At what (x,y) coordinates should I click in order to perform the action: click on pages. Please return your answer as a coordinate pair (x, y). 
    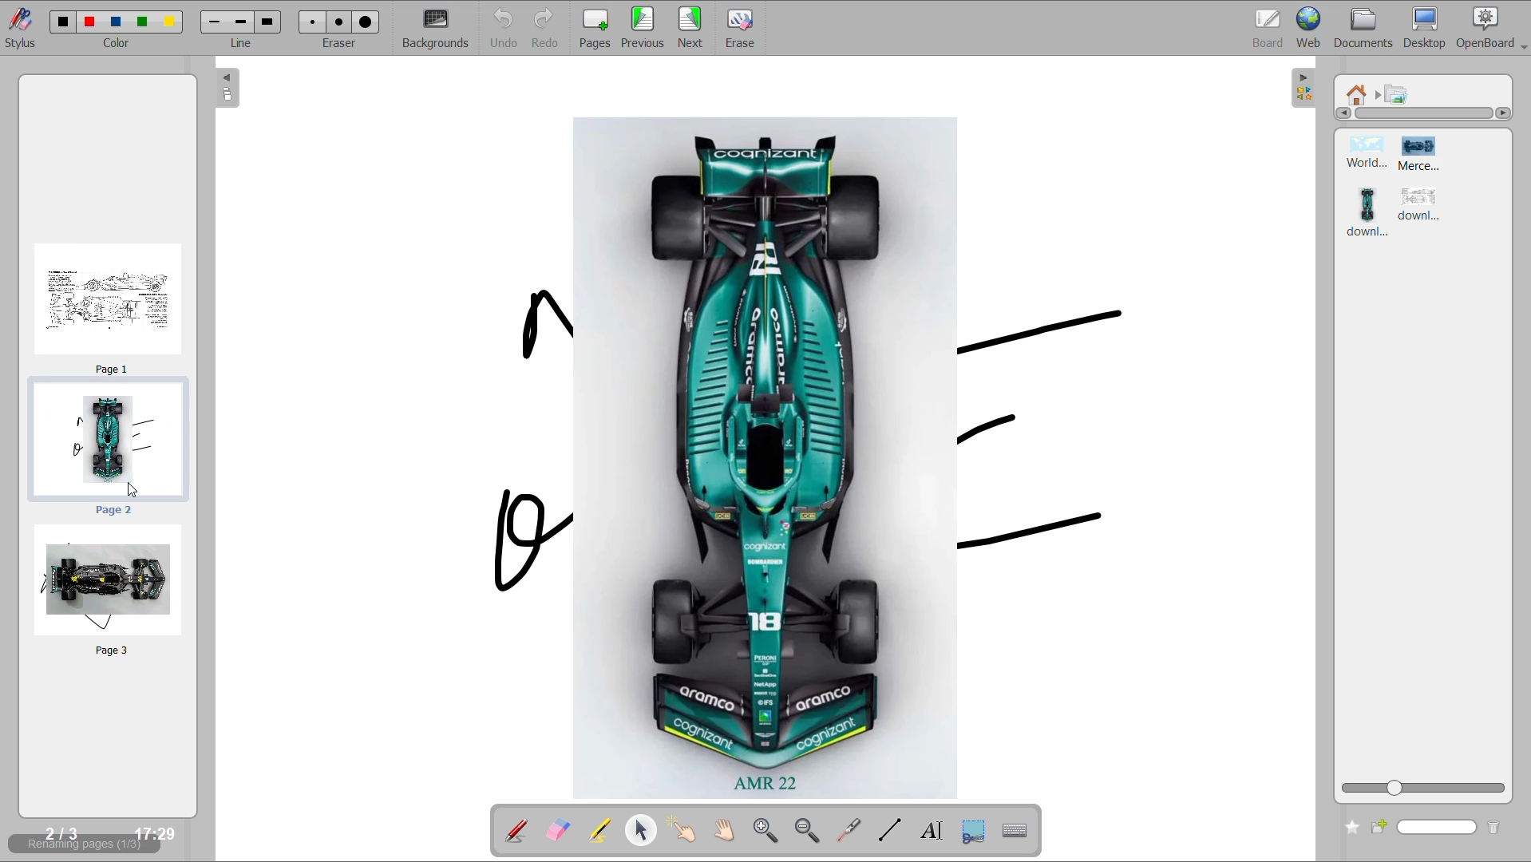
    Looking at the image, I should click on (595, 28).